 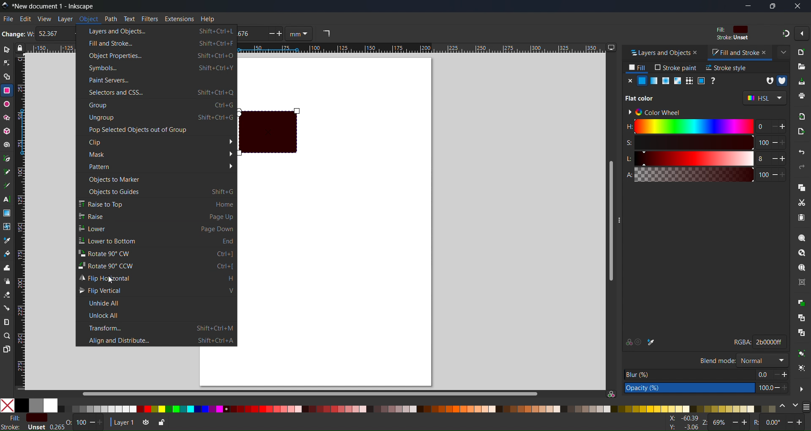 What do you see at coordinates (801, 186) in the screenshot?
I see `Copy` at bounding box center [801, 186].